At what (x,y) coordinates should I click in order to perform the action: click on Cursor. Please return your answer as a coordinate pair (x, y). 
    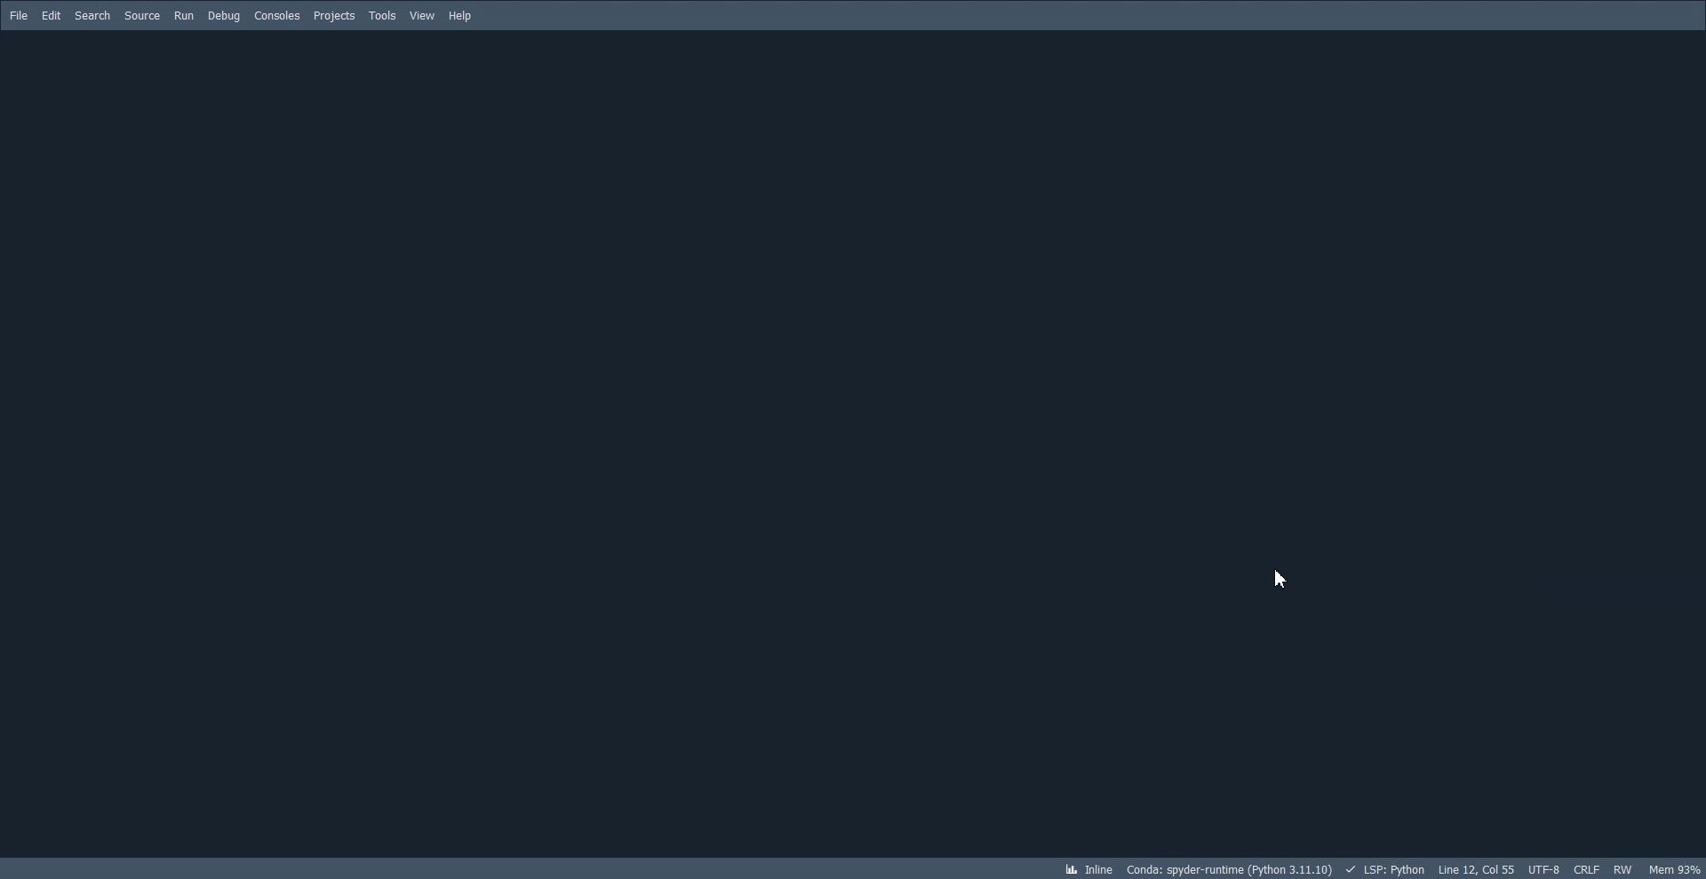
    Looking at the image, I should click on (1280, 576).